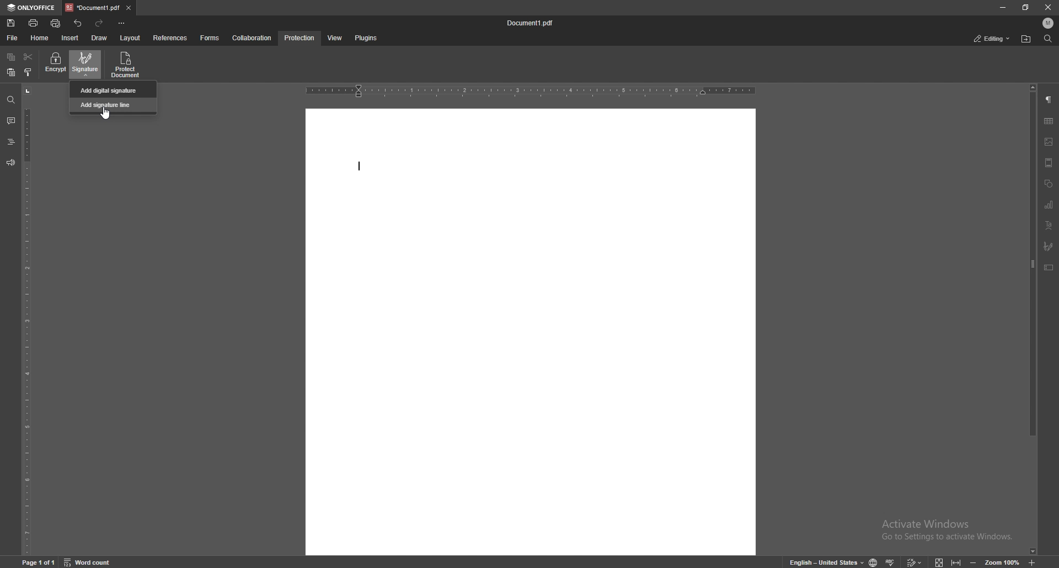 This screenshot has height=568, width=1059. I want to click on zoom in, so click(1041, 562).